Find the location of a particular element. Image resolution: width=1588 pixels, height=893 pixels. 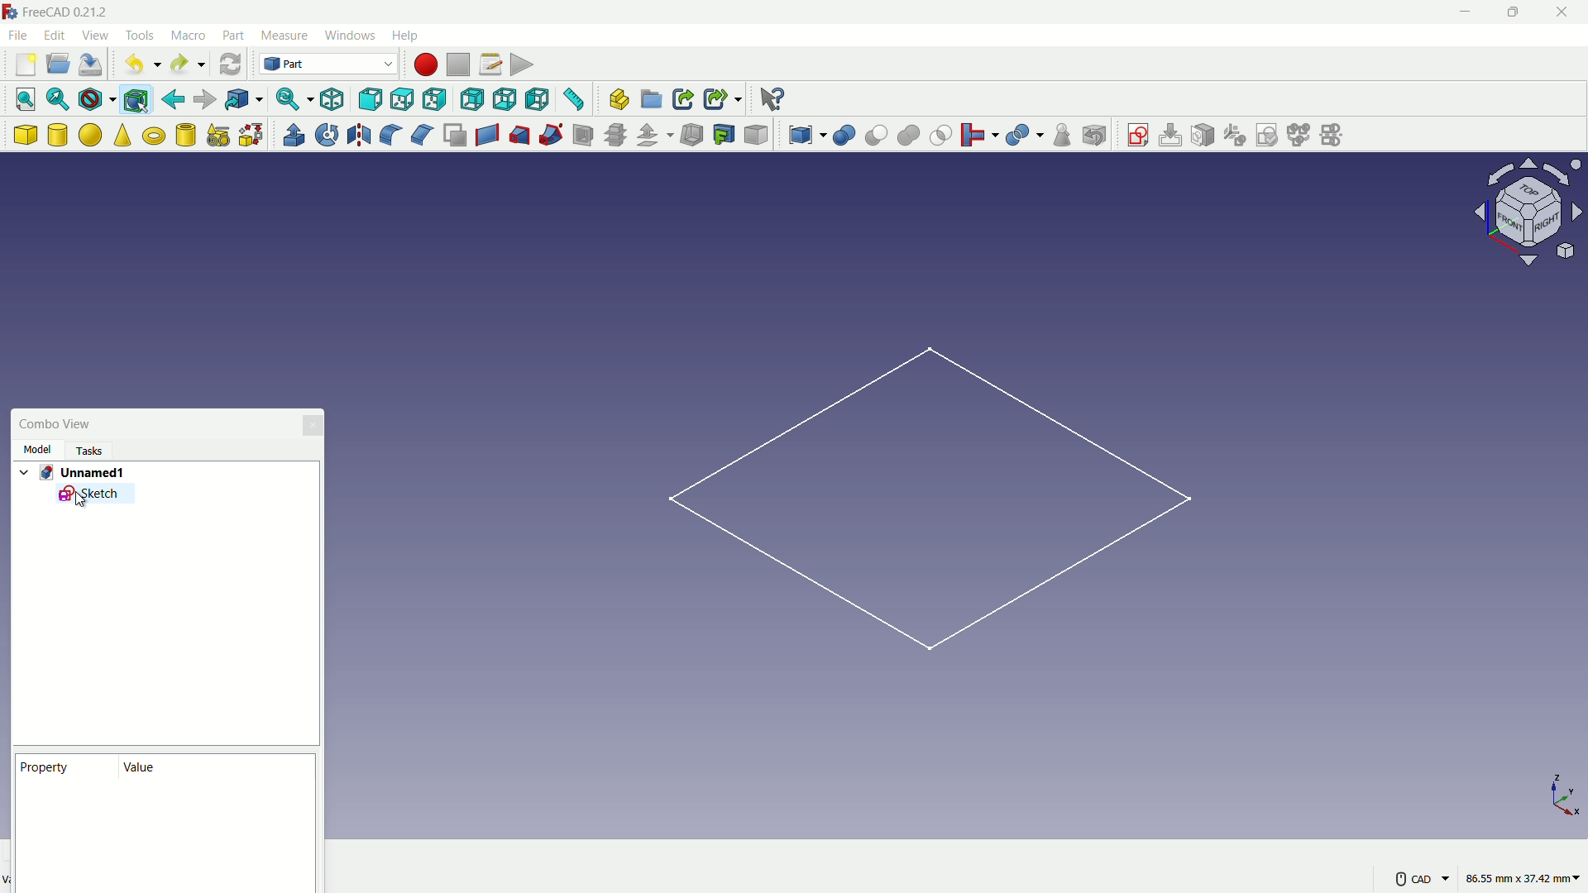

edit is located at coordinates (55, 36).